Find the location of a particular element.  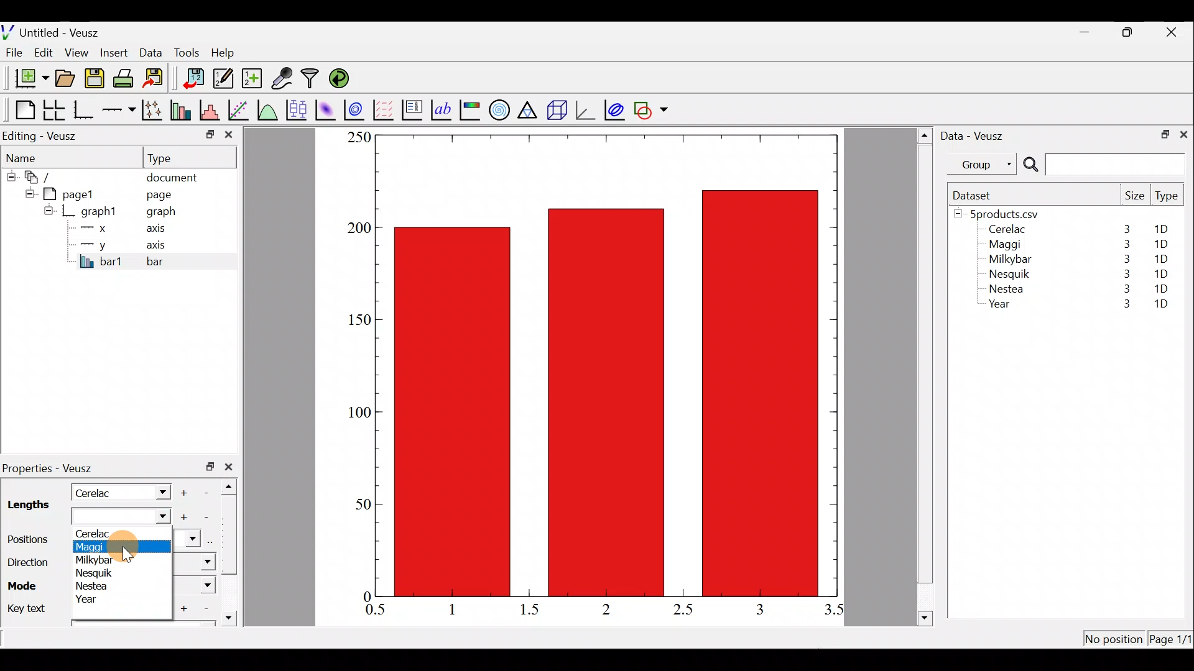

Mode is located at coordinates (25, 583).